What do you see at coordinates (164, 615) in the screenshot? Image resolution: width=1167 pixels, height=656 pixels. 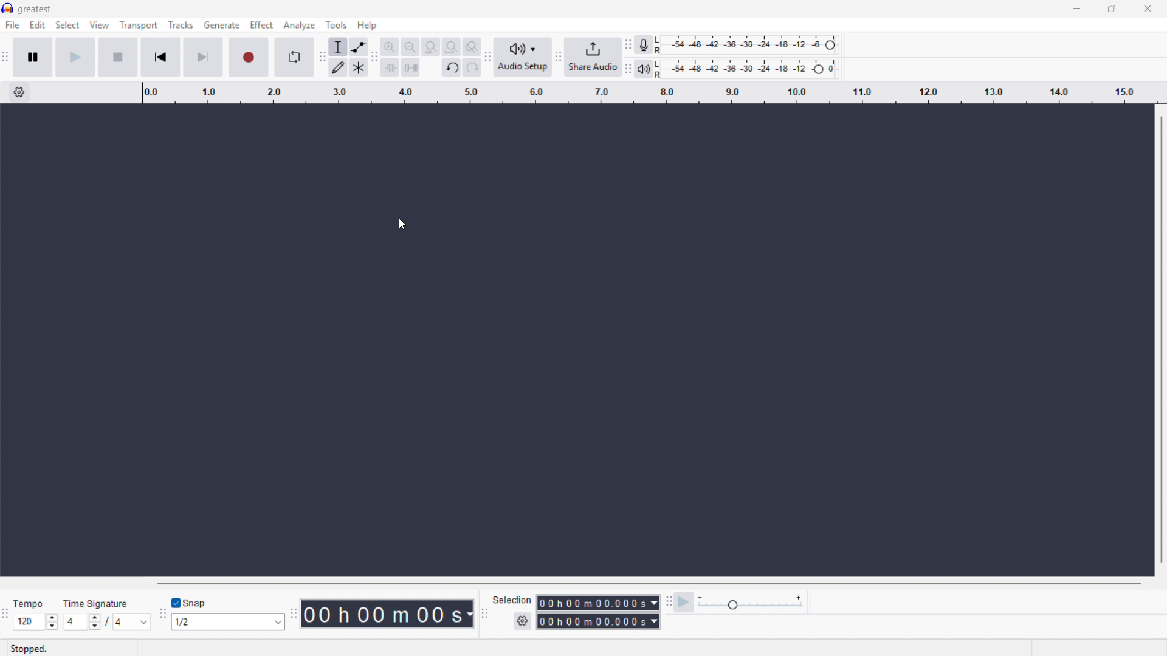 I see `Snapping toolbar ` at bounding box center [164, 615].